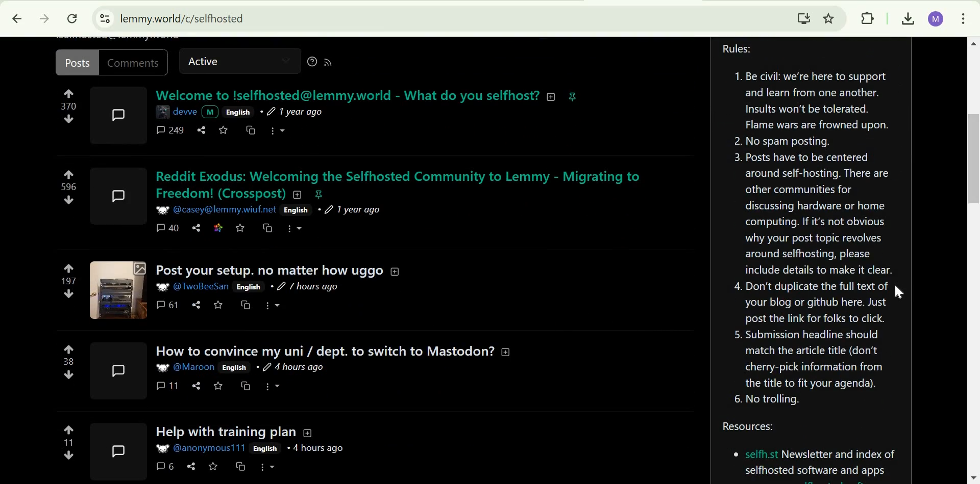 This screenshot has width=980, height=484. I want to click on comments, so click(136, 62).